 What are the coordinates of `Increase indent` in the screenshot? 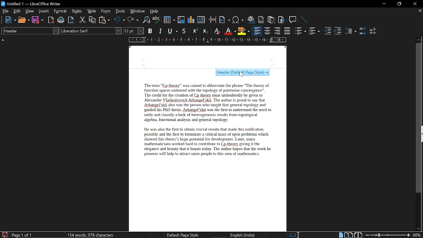 It's located at (327, 31).